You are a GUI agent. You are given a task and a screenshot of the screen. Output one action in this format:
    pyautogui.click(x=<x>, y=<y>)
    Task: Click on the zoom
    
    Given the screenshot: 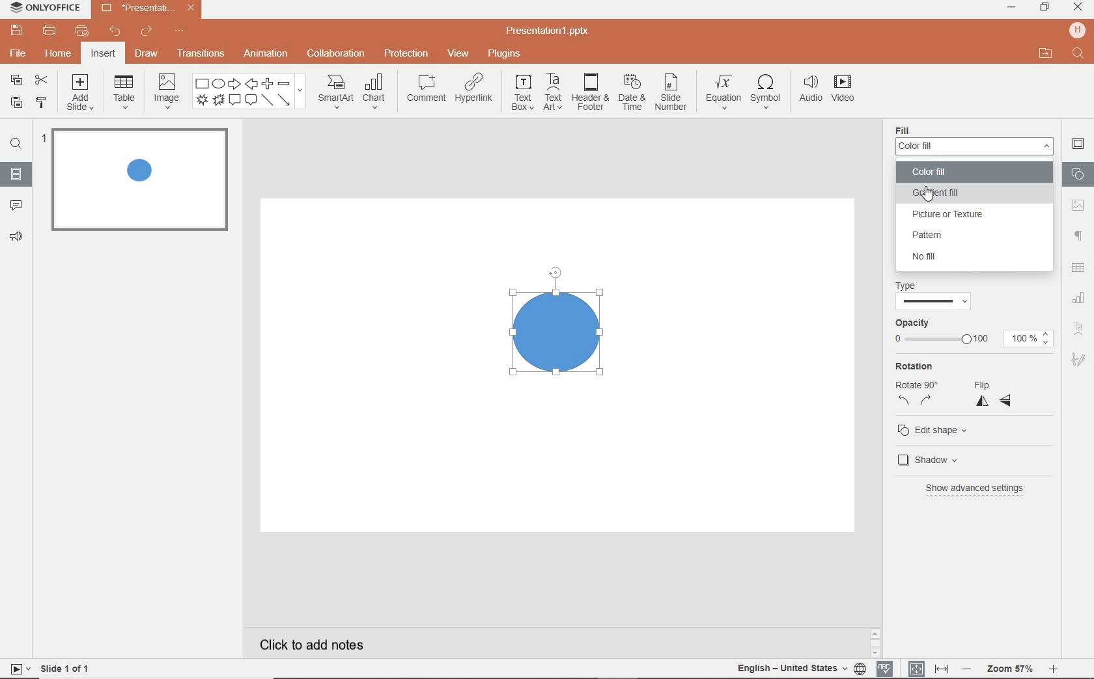 What is the action you would take?
    pyautogui.click(x=1010, y=669)
    